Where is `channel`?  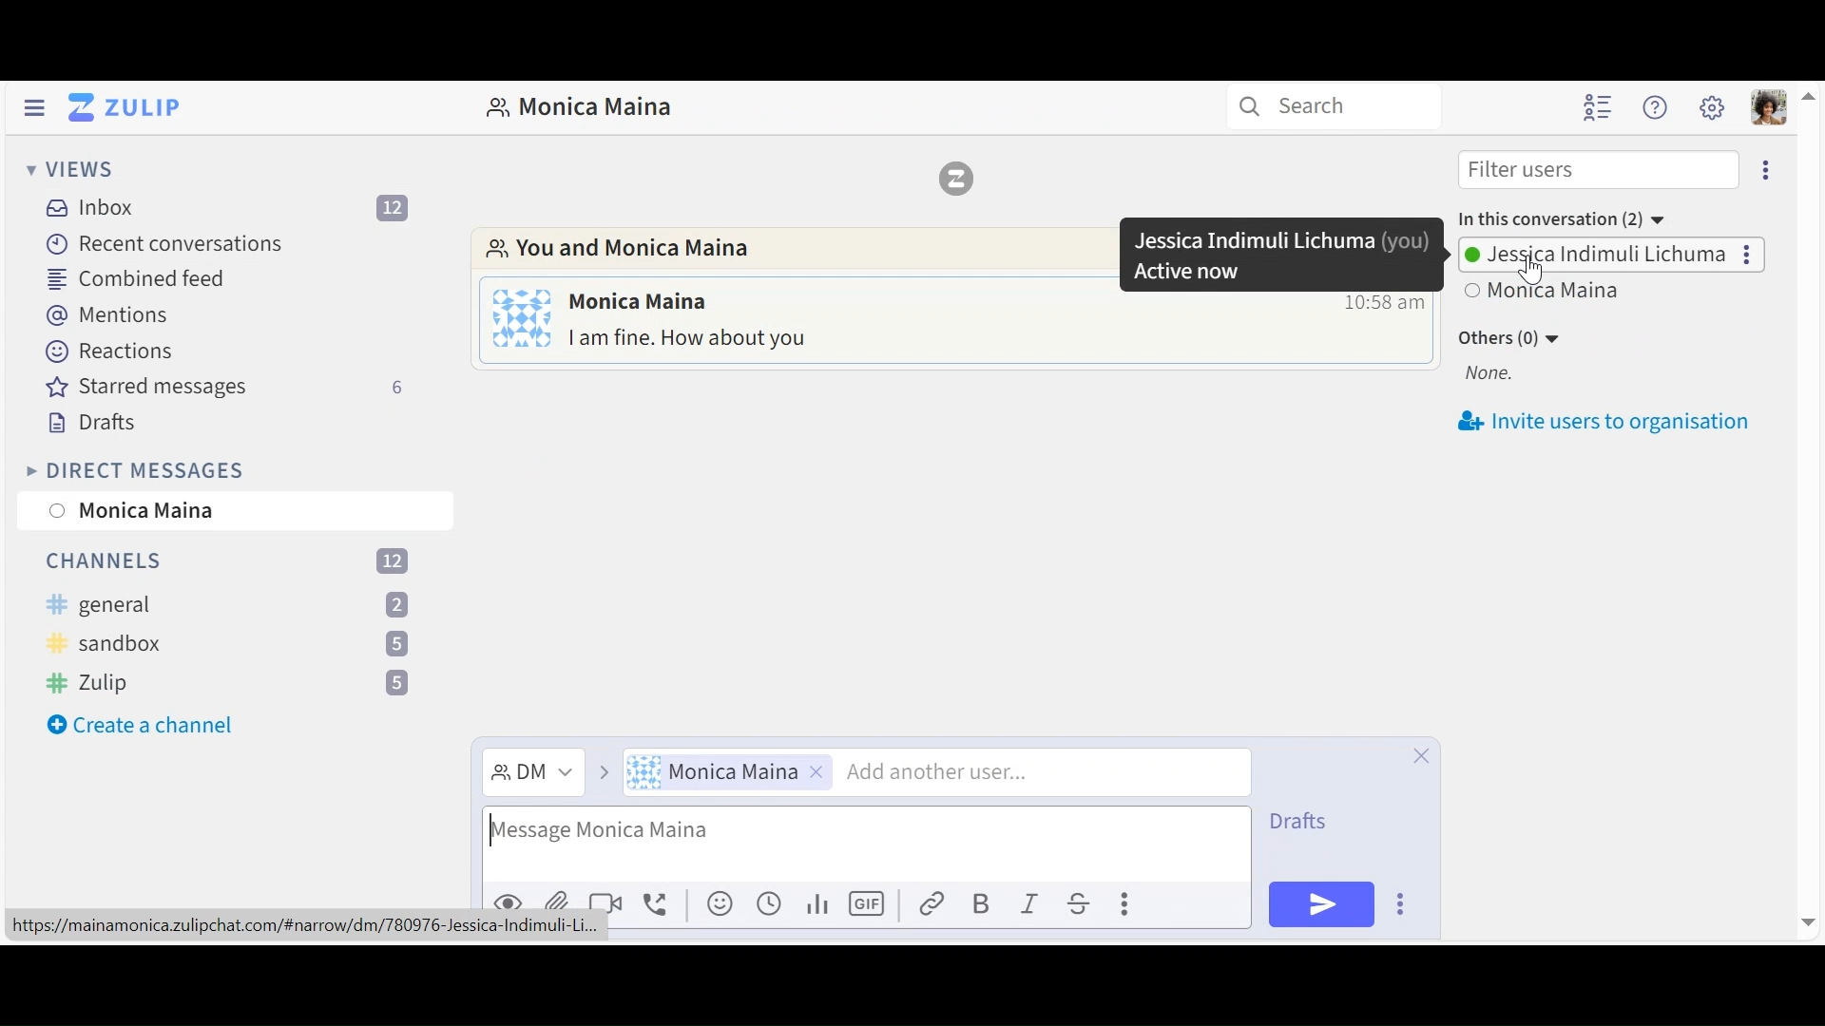 channel is located at coordinates (230, 642).